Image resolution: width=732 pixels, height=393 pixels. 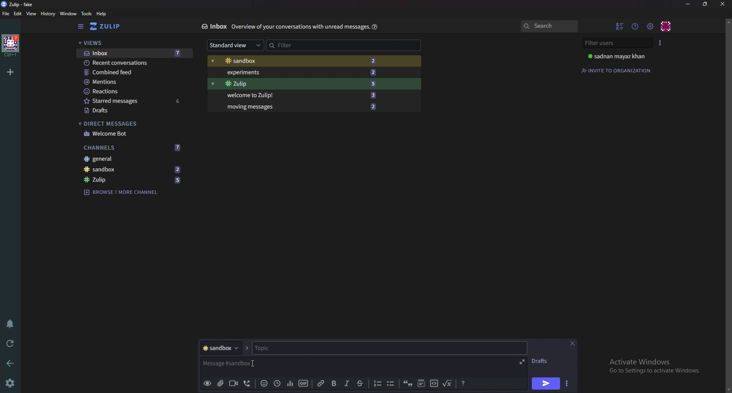 What do you see at coordinates (111, 26) in the screenshot?
I see `Home view` at bounding box center [111, 26].